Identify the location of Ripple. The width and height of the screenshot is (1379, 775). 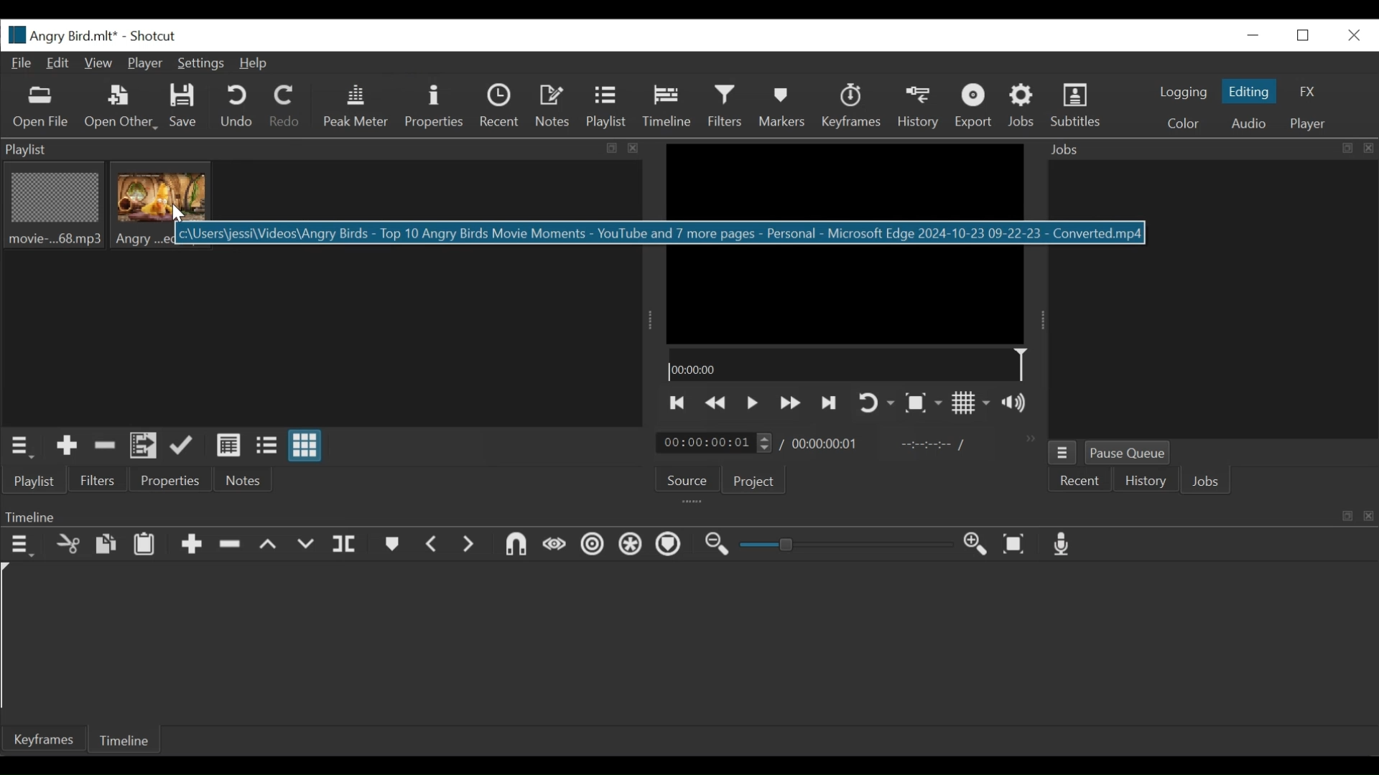
(593, 547).